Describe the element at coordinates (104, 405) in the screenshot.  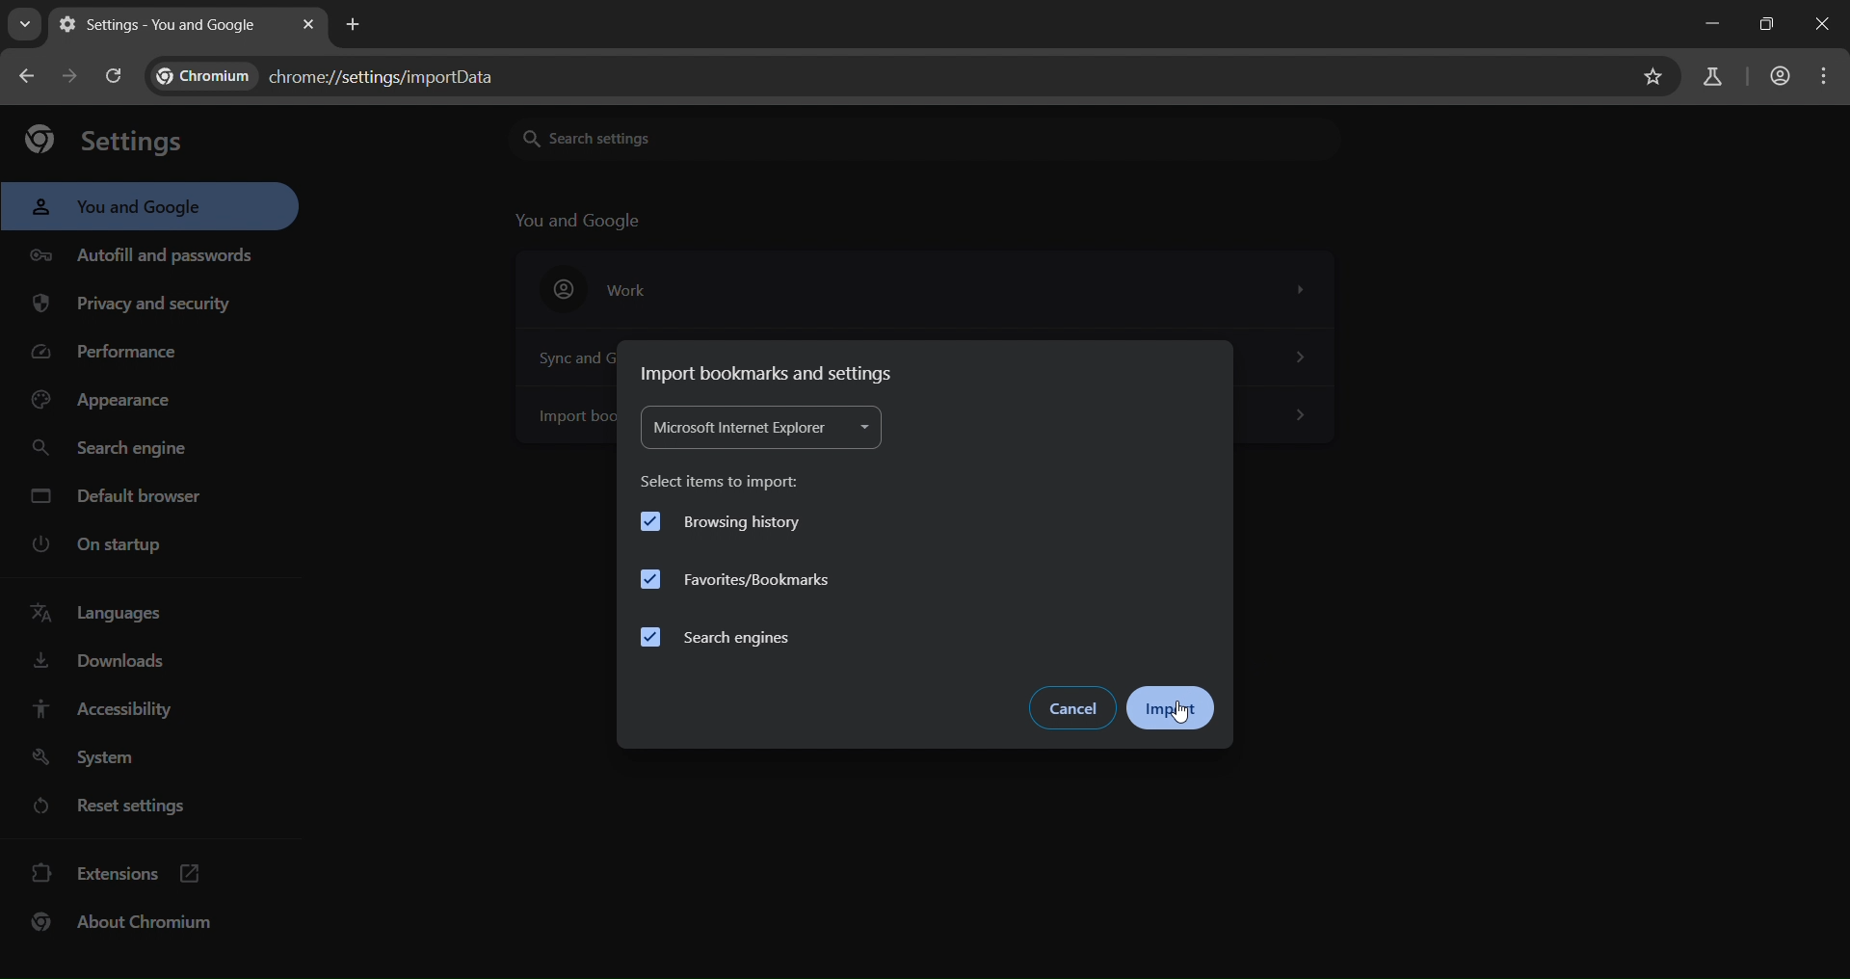
I see `ppearance` at that location.